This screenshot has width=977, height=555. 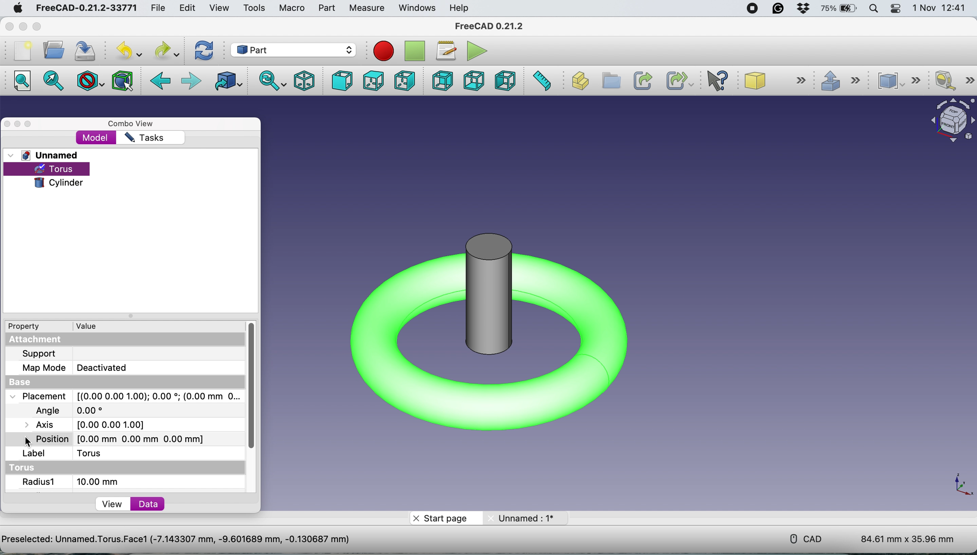 What do you see at coordinates (78, 367) in the screenshot?
I see `map mode` at bounding box center [78, 367].